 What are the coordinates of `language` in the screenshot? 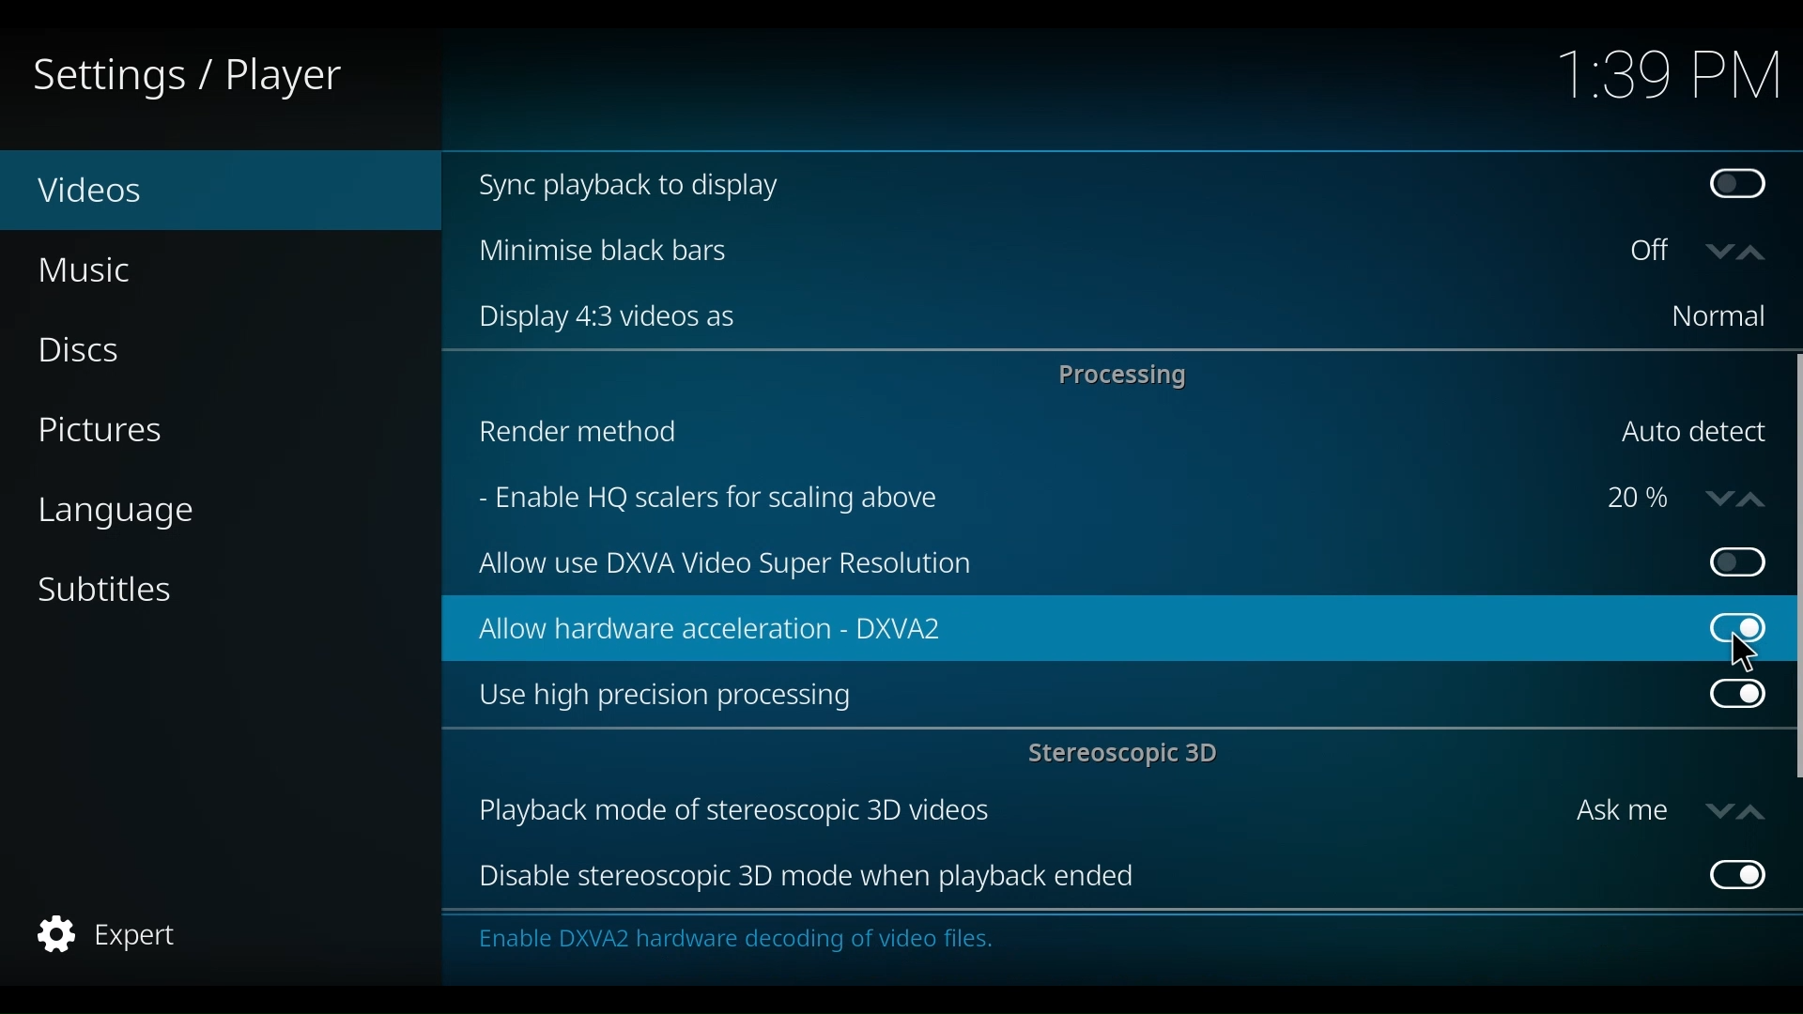 It's located at (116, 514).